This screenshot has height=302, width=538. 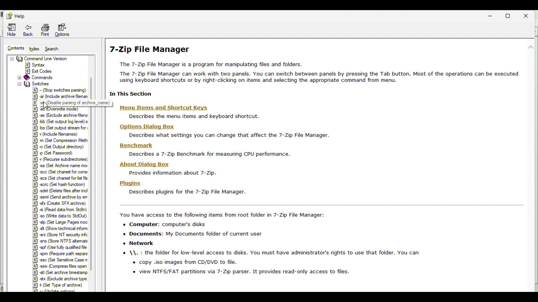 What do you see at coordinates (509, 16) in the screenshot?
I see `Restore` at bounding box center [509, 16].